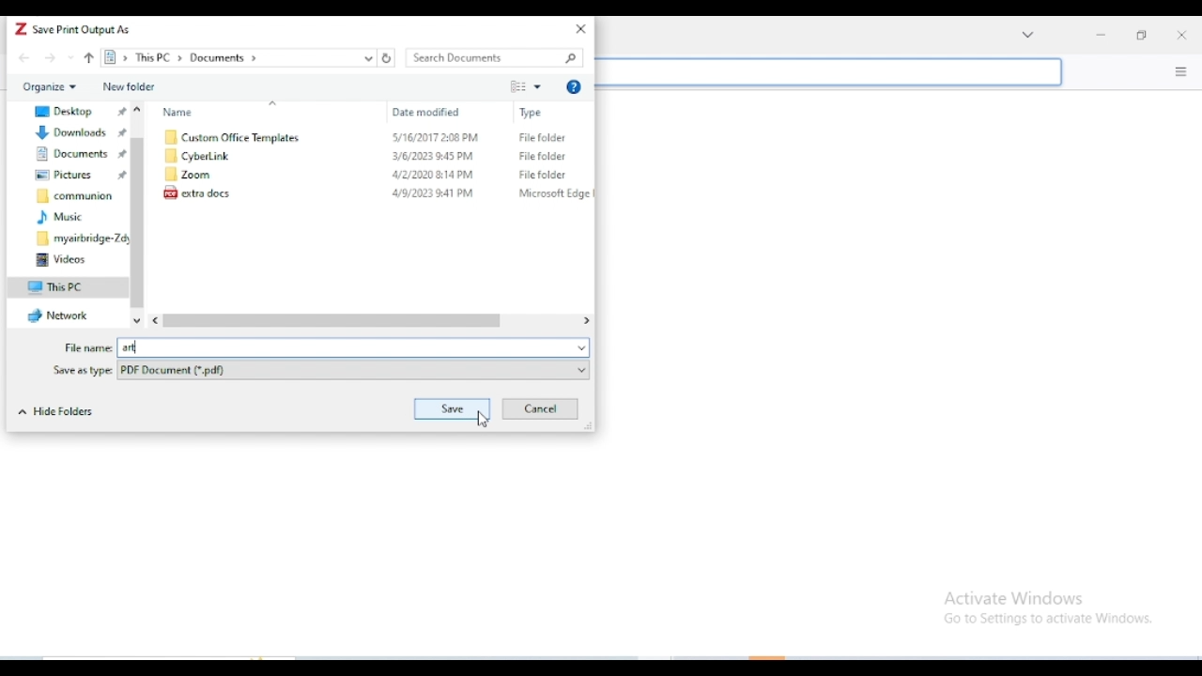 This screenshot has width=1202, height=676. Describe the element at coordinates (541, 408) in the screenshot. I see `cancel` at that location.